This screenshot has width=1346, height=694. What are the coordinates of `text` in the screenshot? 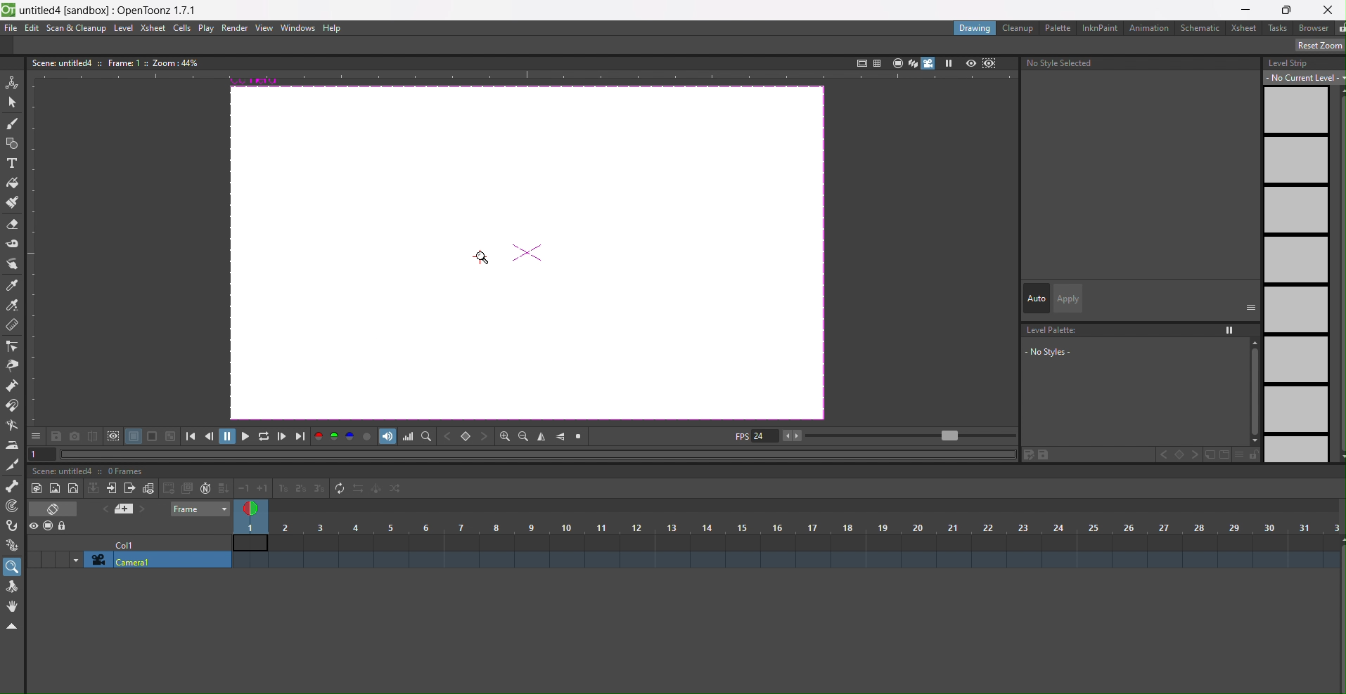 It's located at (91, 471).